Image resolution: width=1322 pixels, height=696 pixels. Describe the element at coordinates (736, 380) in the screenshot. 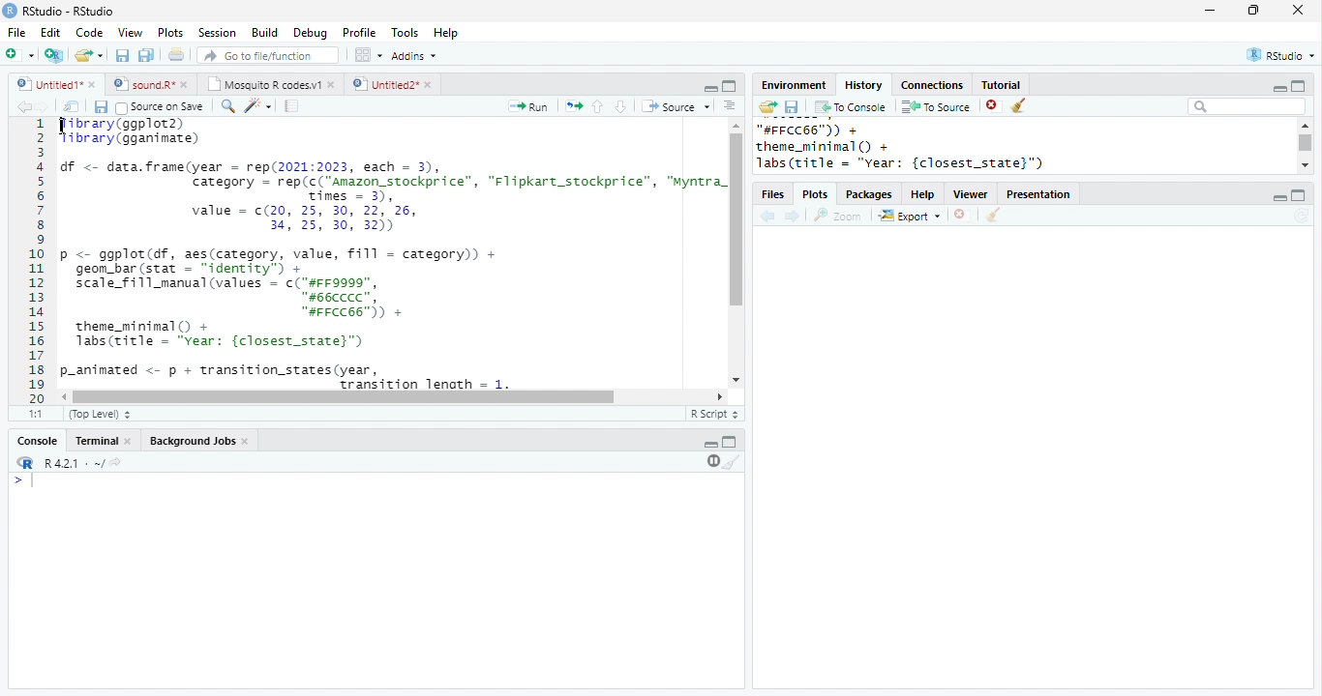

I see `scroll down` at that location.